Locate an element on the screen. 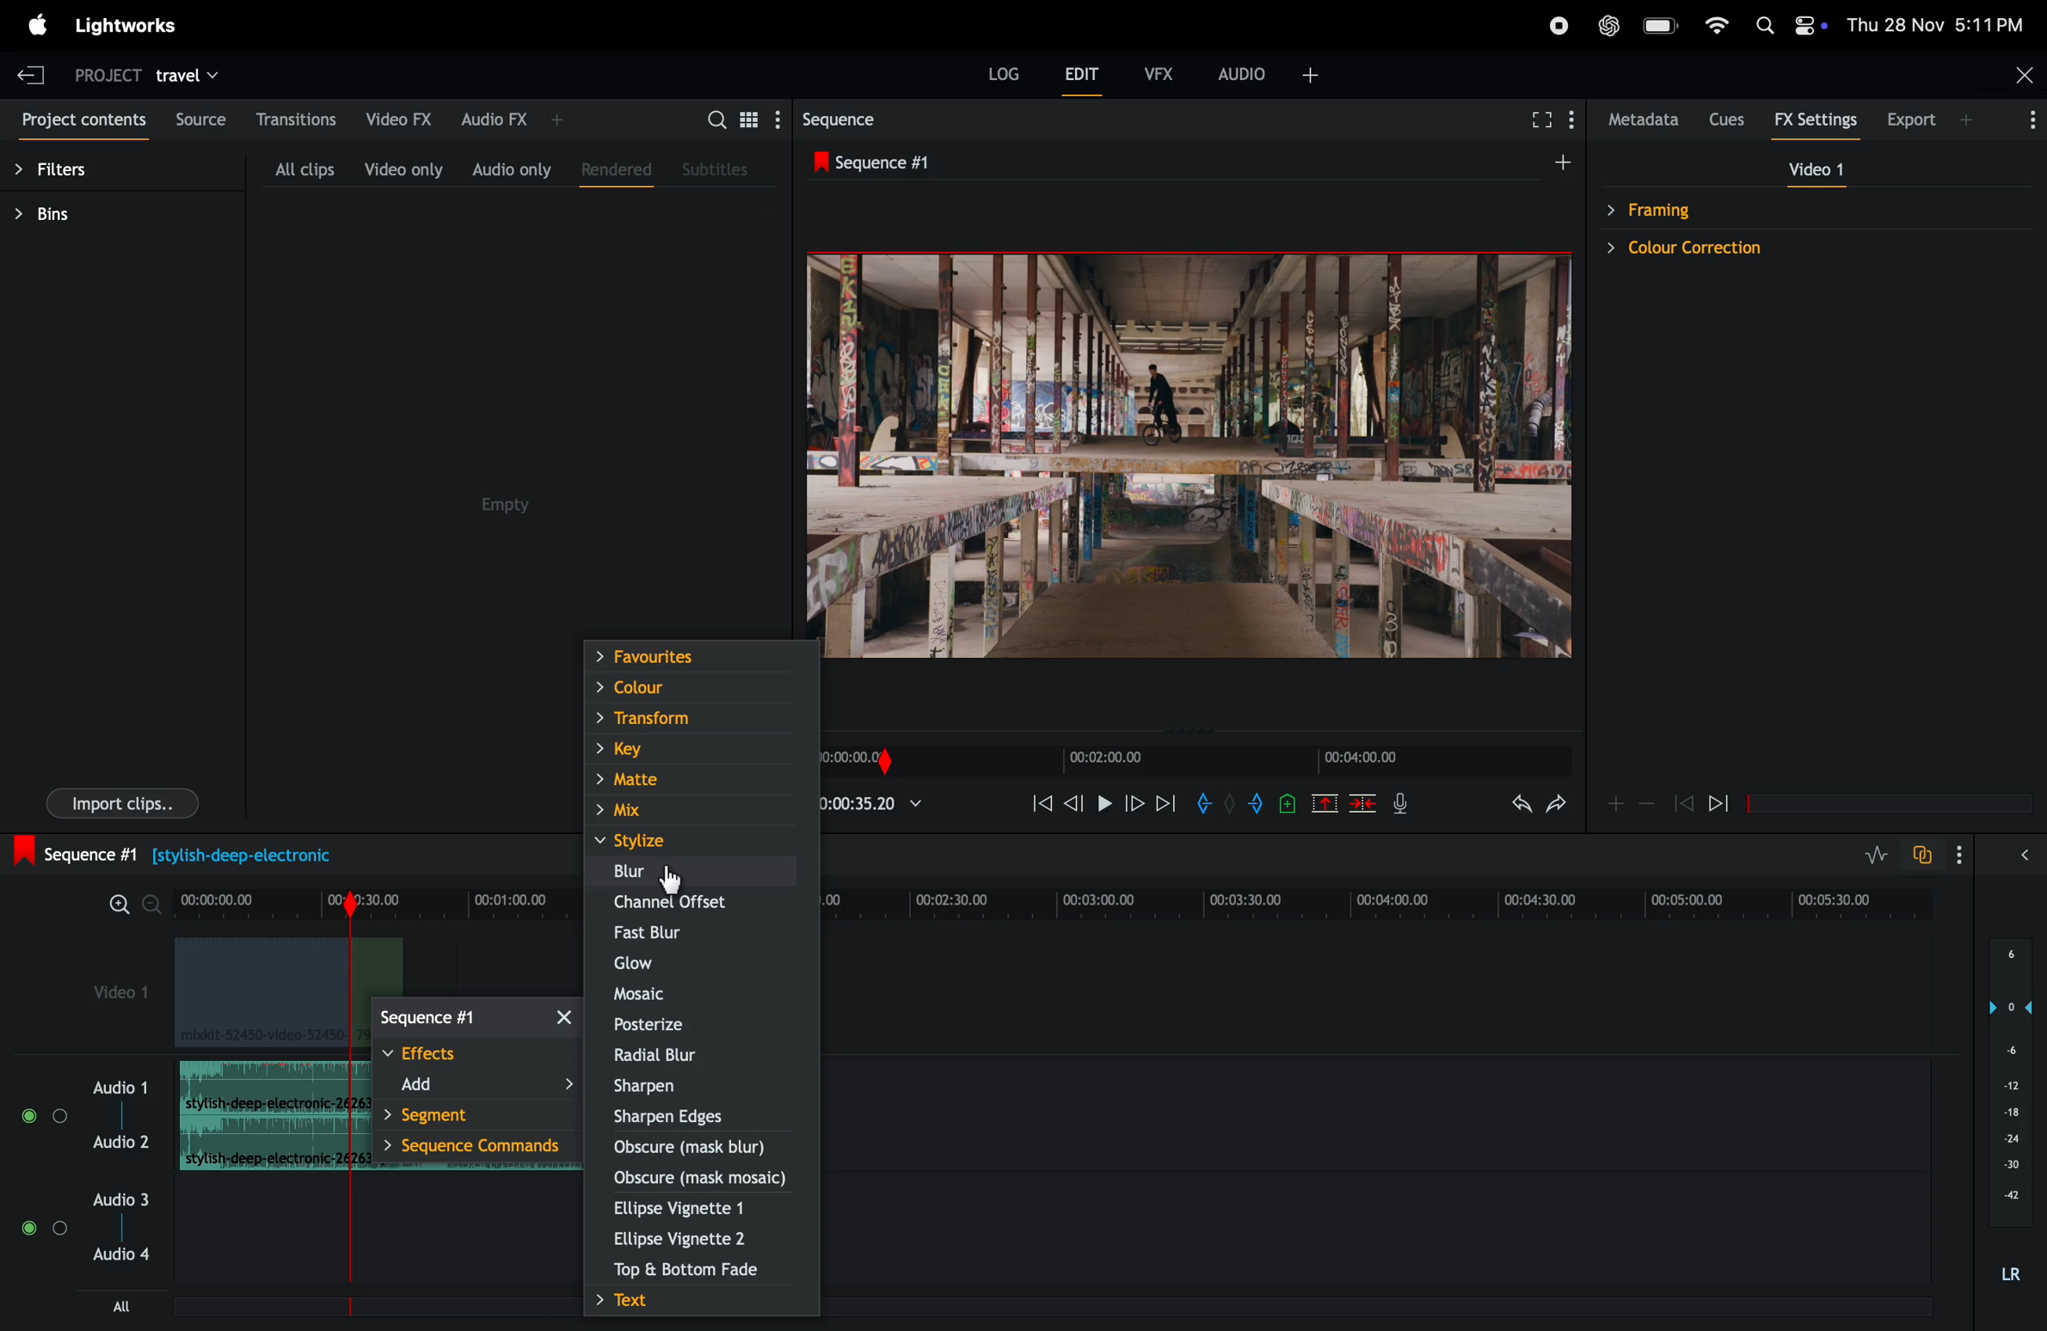 The height and width of the screenshot is (1331, 2047). Toggle is located at coordinates (26, 1229).